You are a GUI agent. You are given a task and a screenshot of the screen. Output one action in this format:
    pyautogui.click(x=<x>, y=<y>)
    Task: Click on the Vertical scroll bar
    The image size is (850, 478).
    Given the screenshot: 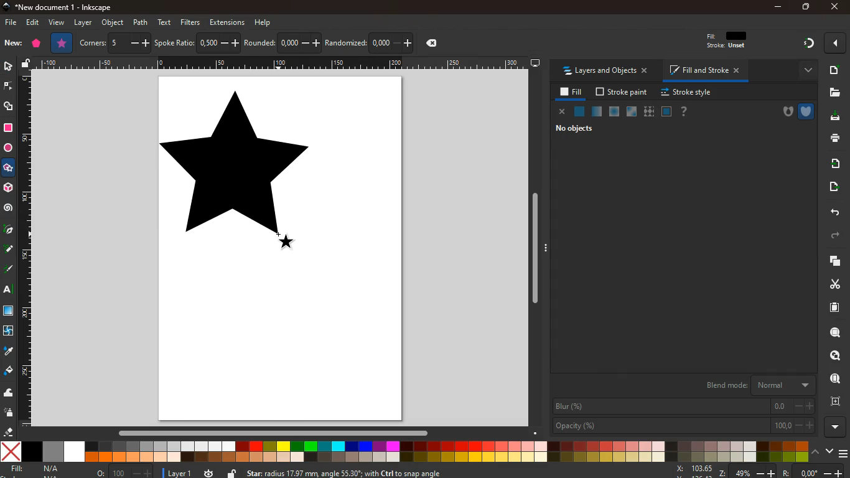 What is the action you would take?
    pyautogui.click(x=537, y=250)
    